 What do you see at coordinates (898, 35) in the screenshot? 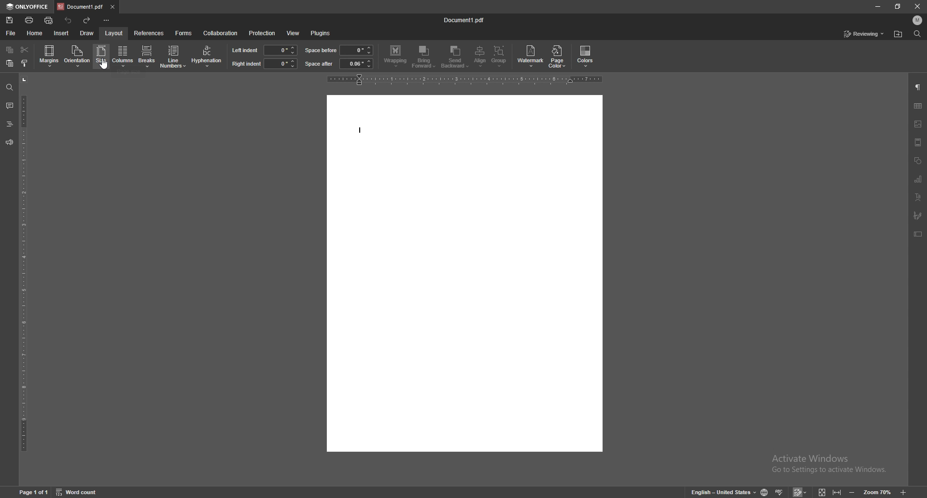
I see `locate file` at bounding box center [898, 35].